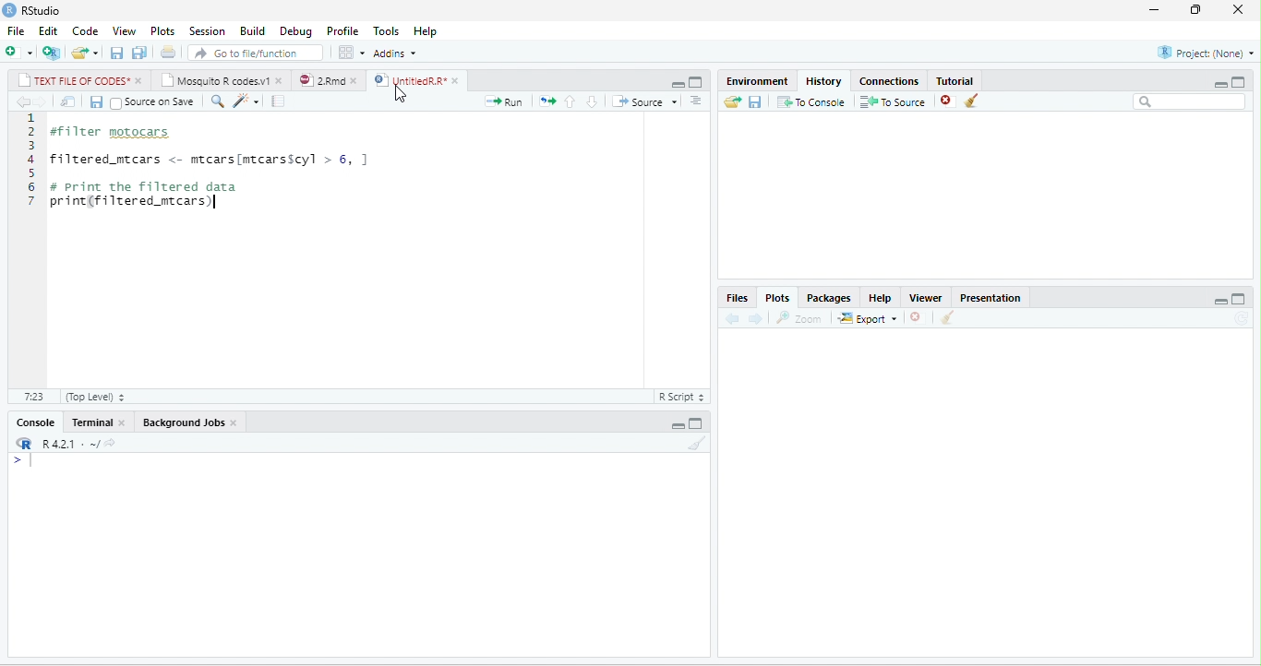  Describe the element at coordinates (119, 133) in the screenshot. I see `#filter motocars` at that location.